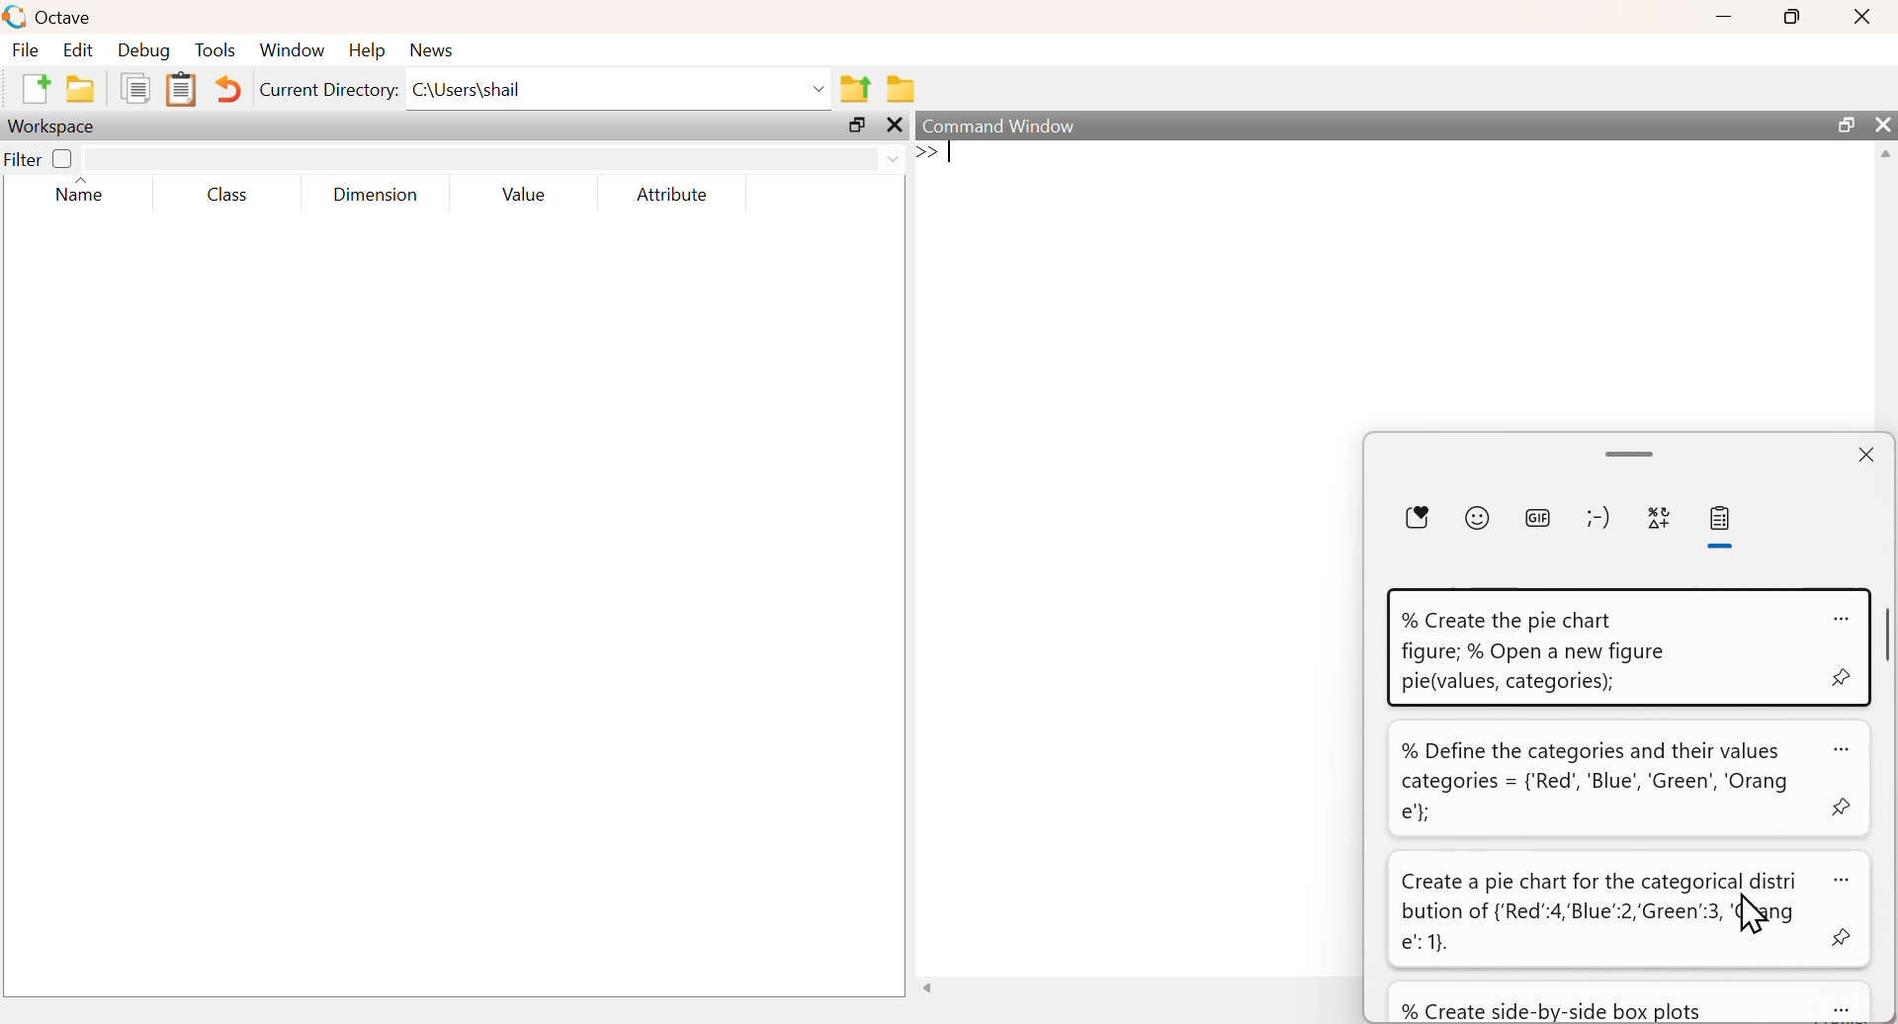 Image resolution: width=1898 pixels, height=1024 pixels. Describe the element at coordinates (856, 89) in the screenshot. I see `Previous Folder` at that location.